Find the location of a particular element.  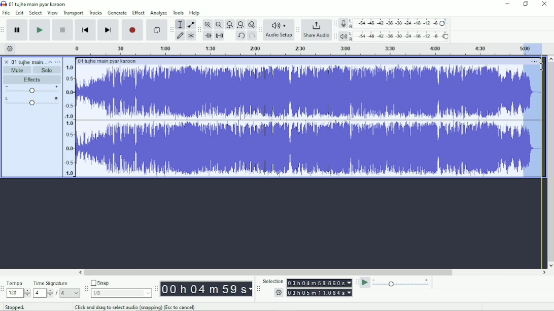

Pause is located at coordinates (17, 30).